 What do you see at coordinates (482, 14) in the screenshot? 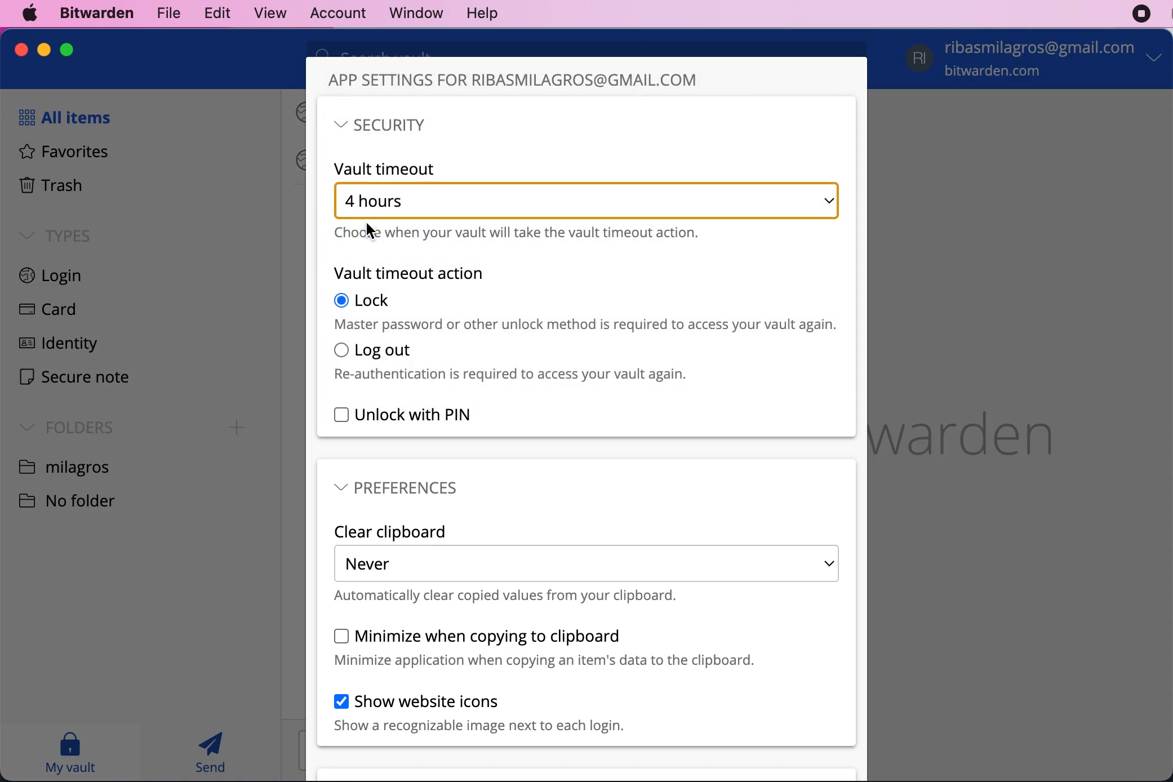
I see `help` at bounding box center [482, 14].